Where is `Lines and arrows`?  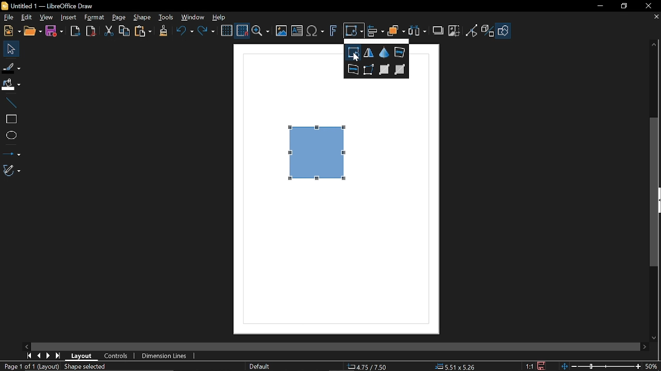
Lines and arrows is located at coordinates (11, 153).